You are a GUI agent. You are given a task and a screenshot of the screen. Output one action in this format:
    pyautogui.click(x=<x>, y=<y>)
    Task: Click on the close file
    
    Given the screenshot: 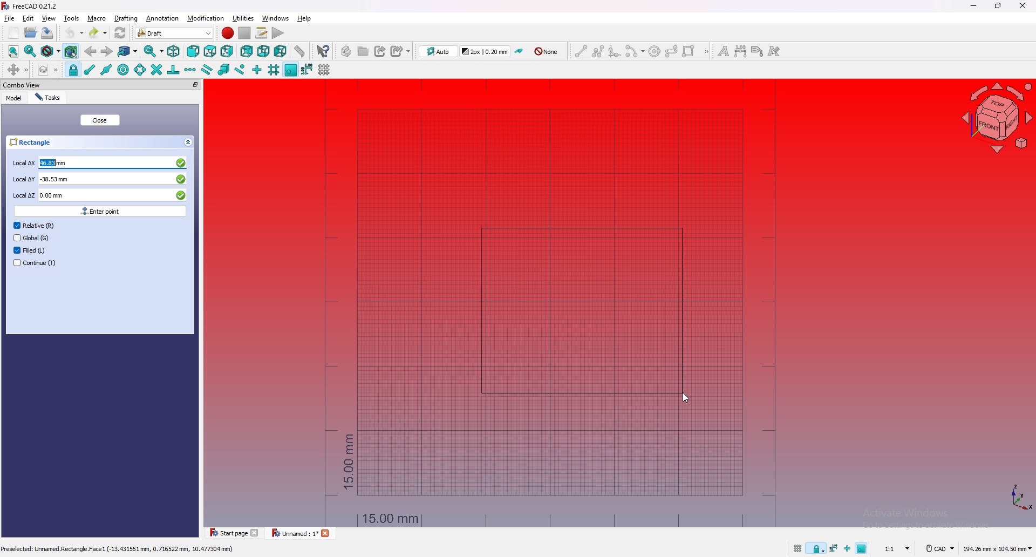 What is the action you would take?
    pyautogui.click(x=328, y=534)
    